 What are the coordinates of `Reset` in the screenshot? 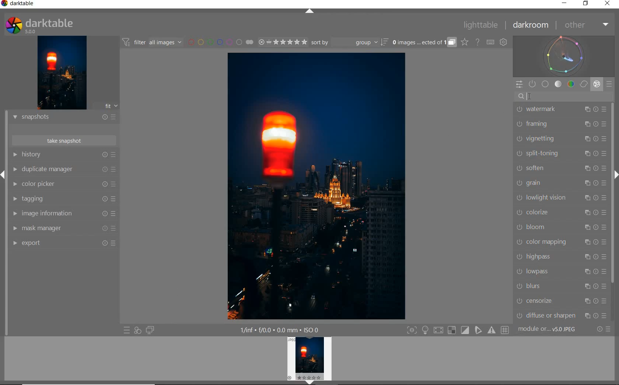 It's located at (596, 138).